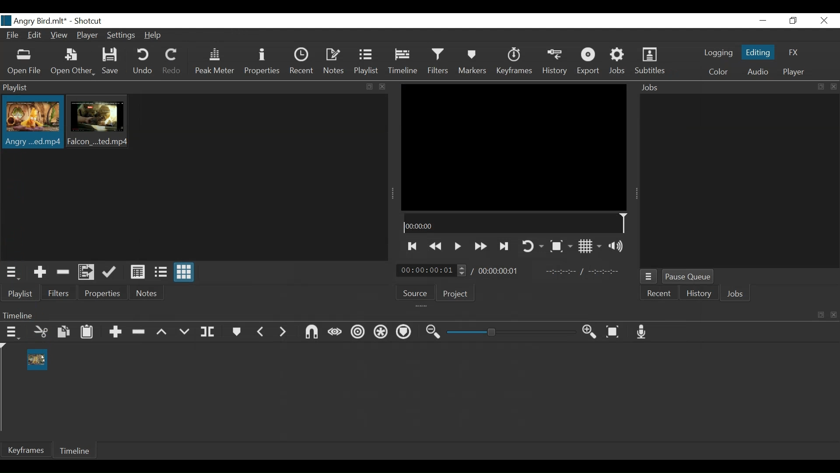 The image size is (840, 473). Describe the element at coordinates (482, 246) in the screenshot. I see `Toggle play forward quickly` at that location.